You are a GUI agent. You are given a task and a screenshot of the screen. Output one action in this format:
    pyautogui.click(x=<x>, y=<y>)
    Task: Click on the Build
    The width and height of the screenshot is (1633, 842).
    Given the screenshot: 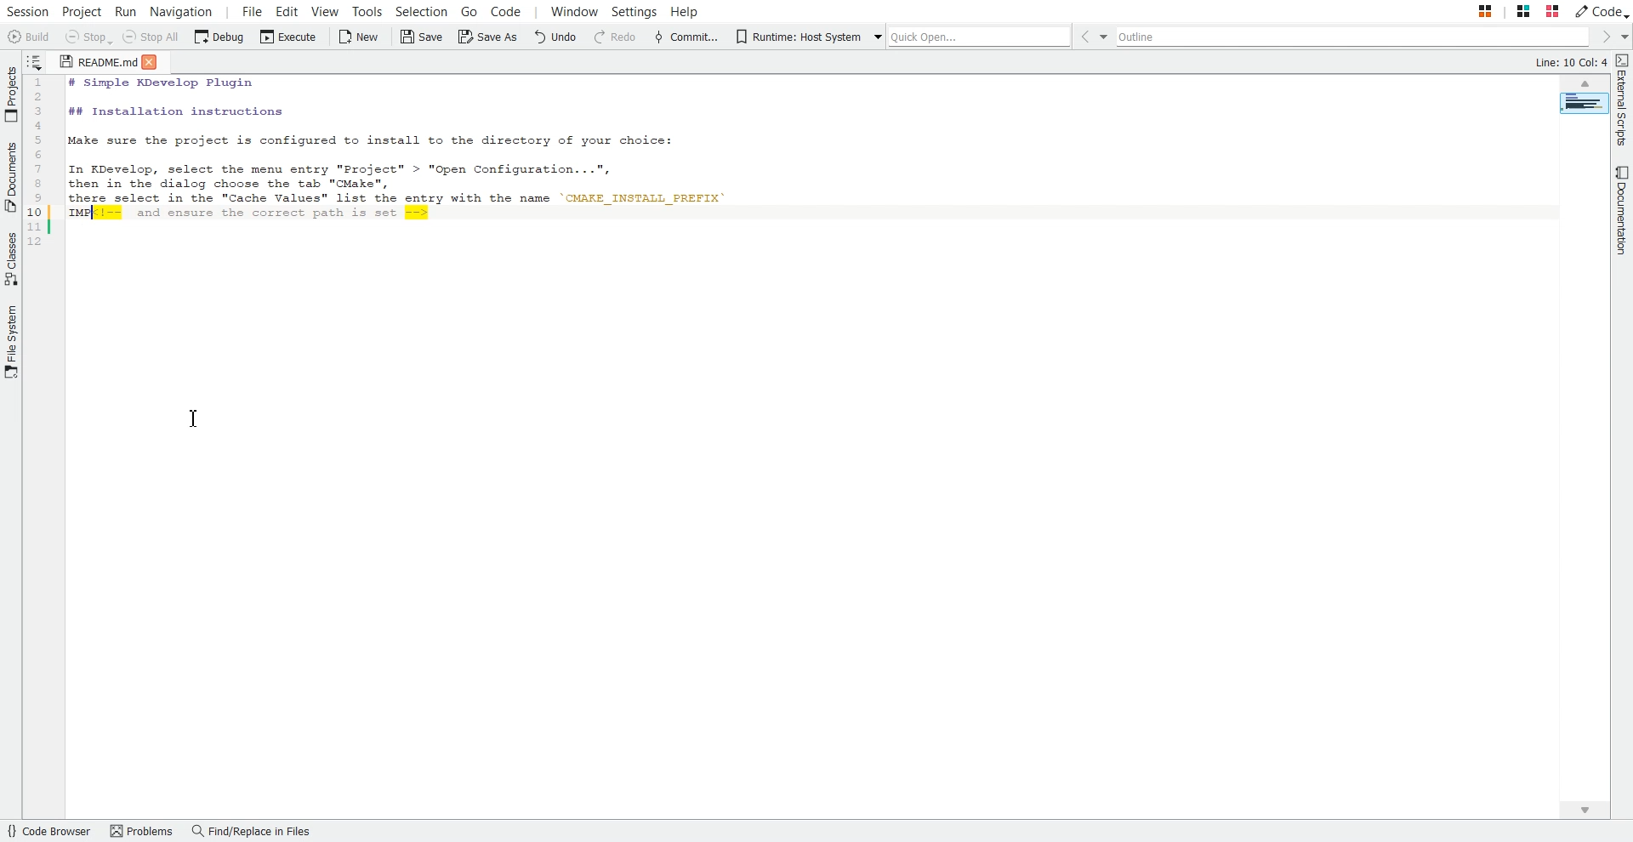 What is the action you would take?
    pyautogui.click(x=27, y=37)
    